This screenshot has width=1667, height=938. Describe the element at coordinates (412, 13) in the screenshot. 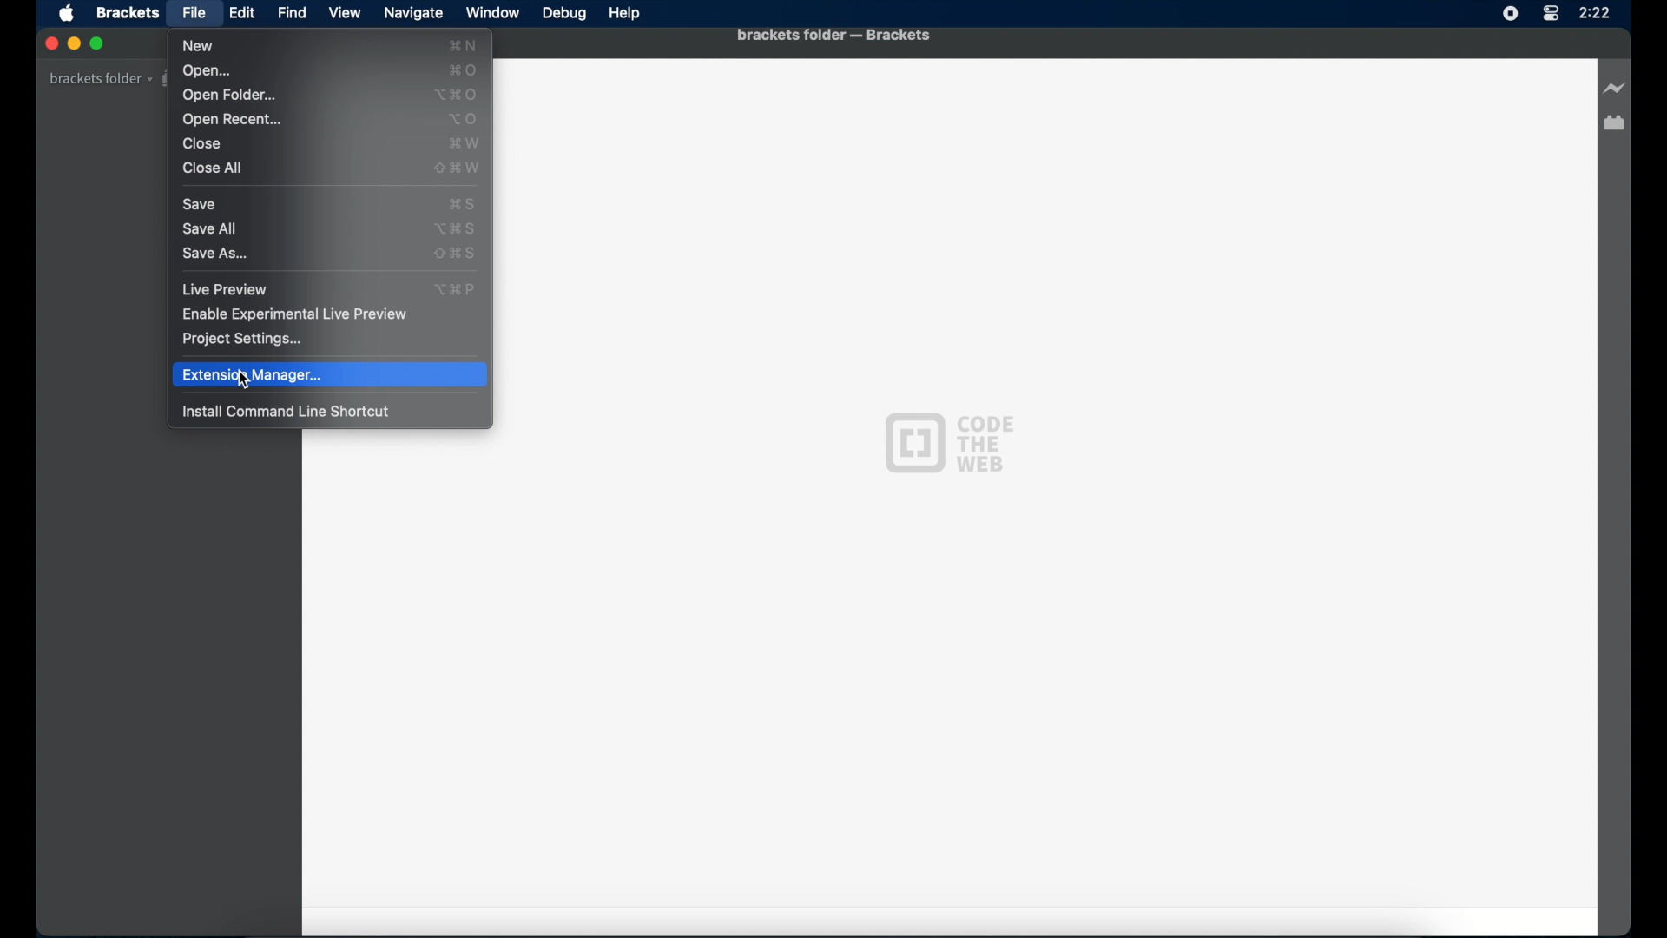

I see `navigate` at that location.